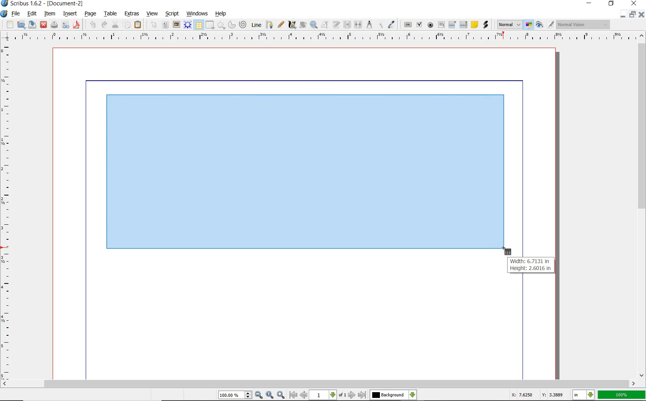 This screenshot has width=646, height=401. What do you see at coordinates (77, 25) in the screenshot?
I see `safe as pdf` at bounding box center [77, 25].